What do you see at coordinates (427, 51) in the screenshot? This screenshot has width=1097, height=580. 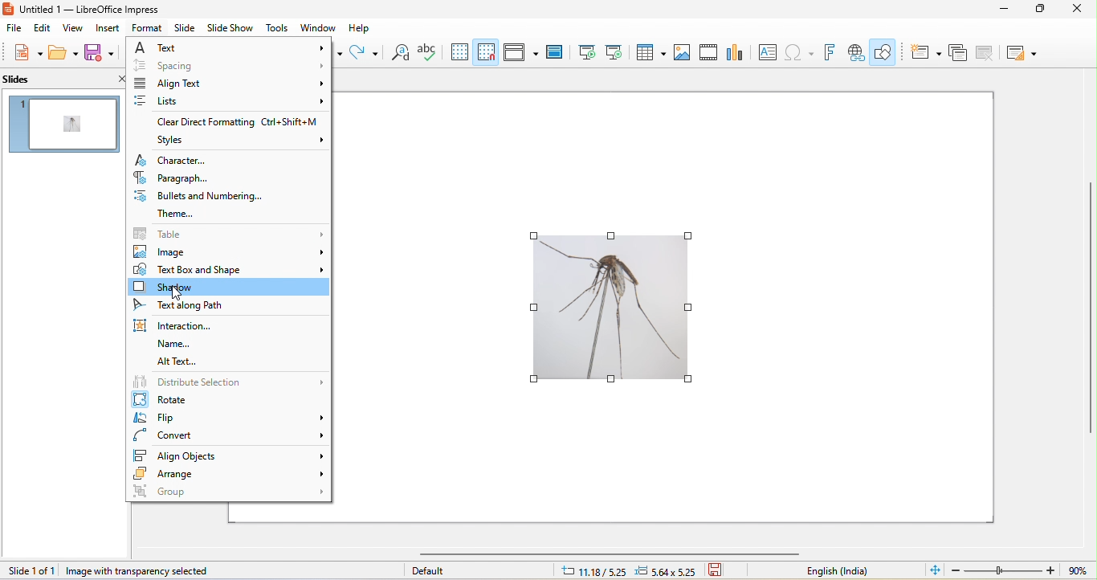 I see `spelling` at bounding box center [427, 51].